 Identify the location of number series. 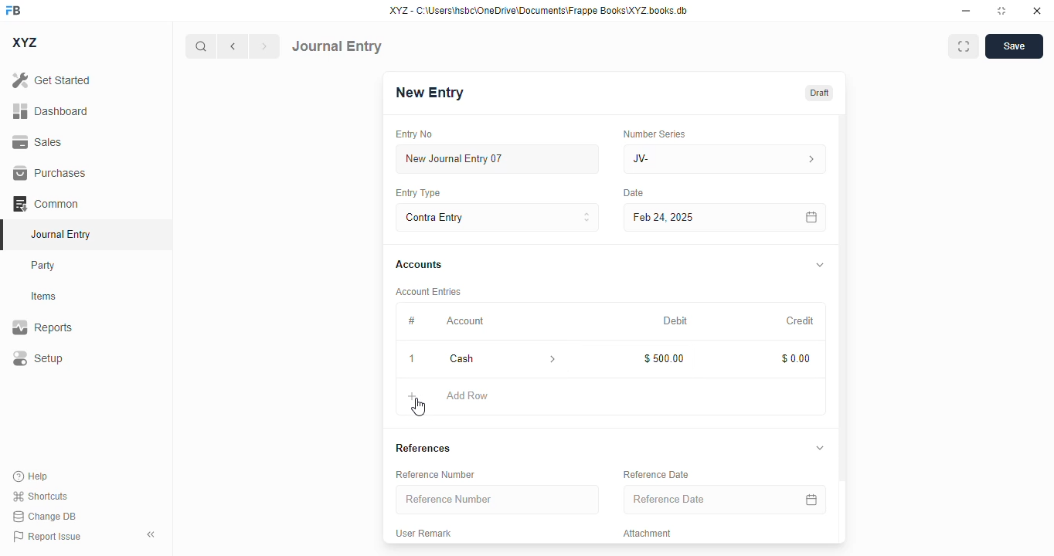
(656, 134).